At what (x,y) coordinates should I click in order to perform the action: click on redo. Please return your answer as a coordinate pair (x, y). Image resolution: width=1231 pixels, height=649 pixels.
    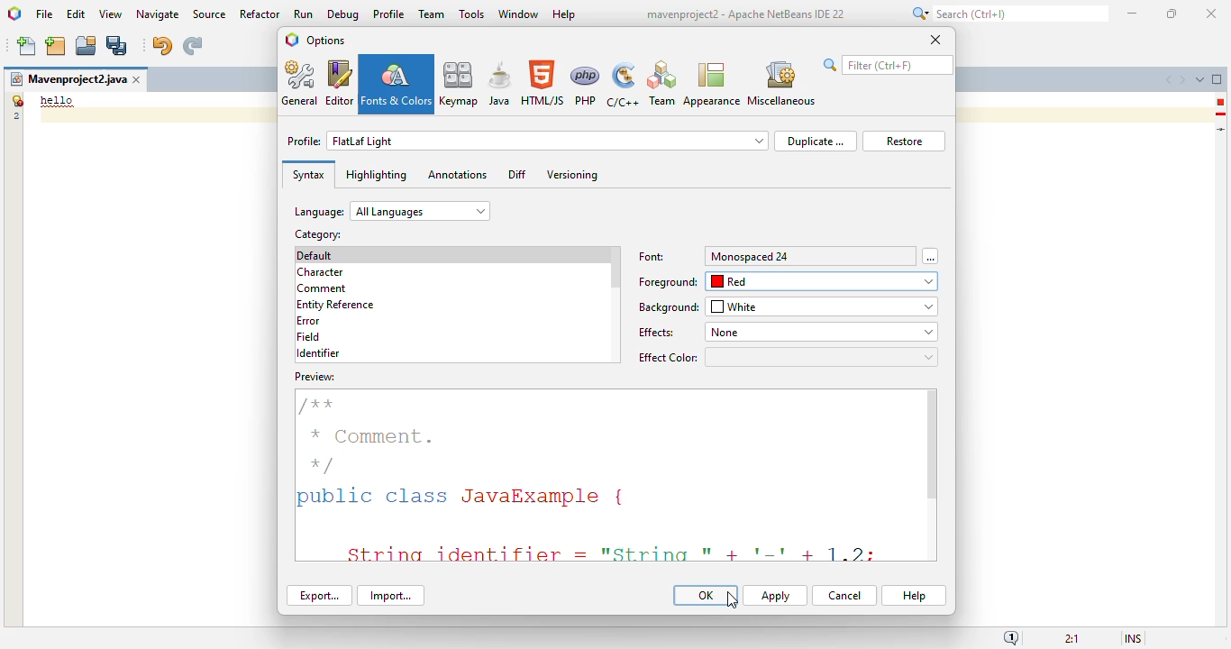
    Looking at the image, I should click on (192, 46).